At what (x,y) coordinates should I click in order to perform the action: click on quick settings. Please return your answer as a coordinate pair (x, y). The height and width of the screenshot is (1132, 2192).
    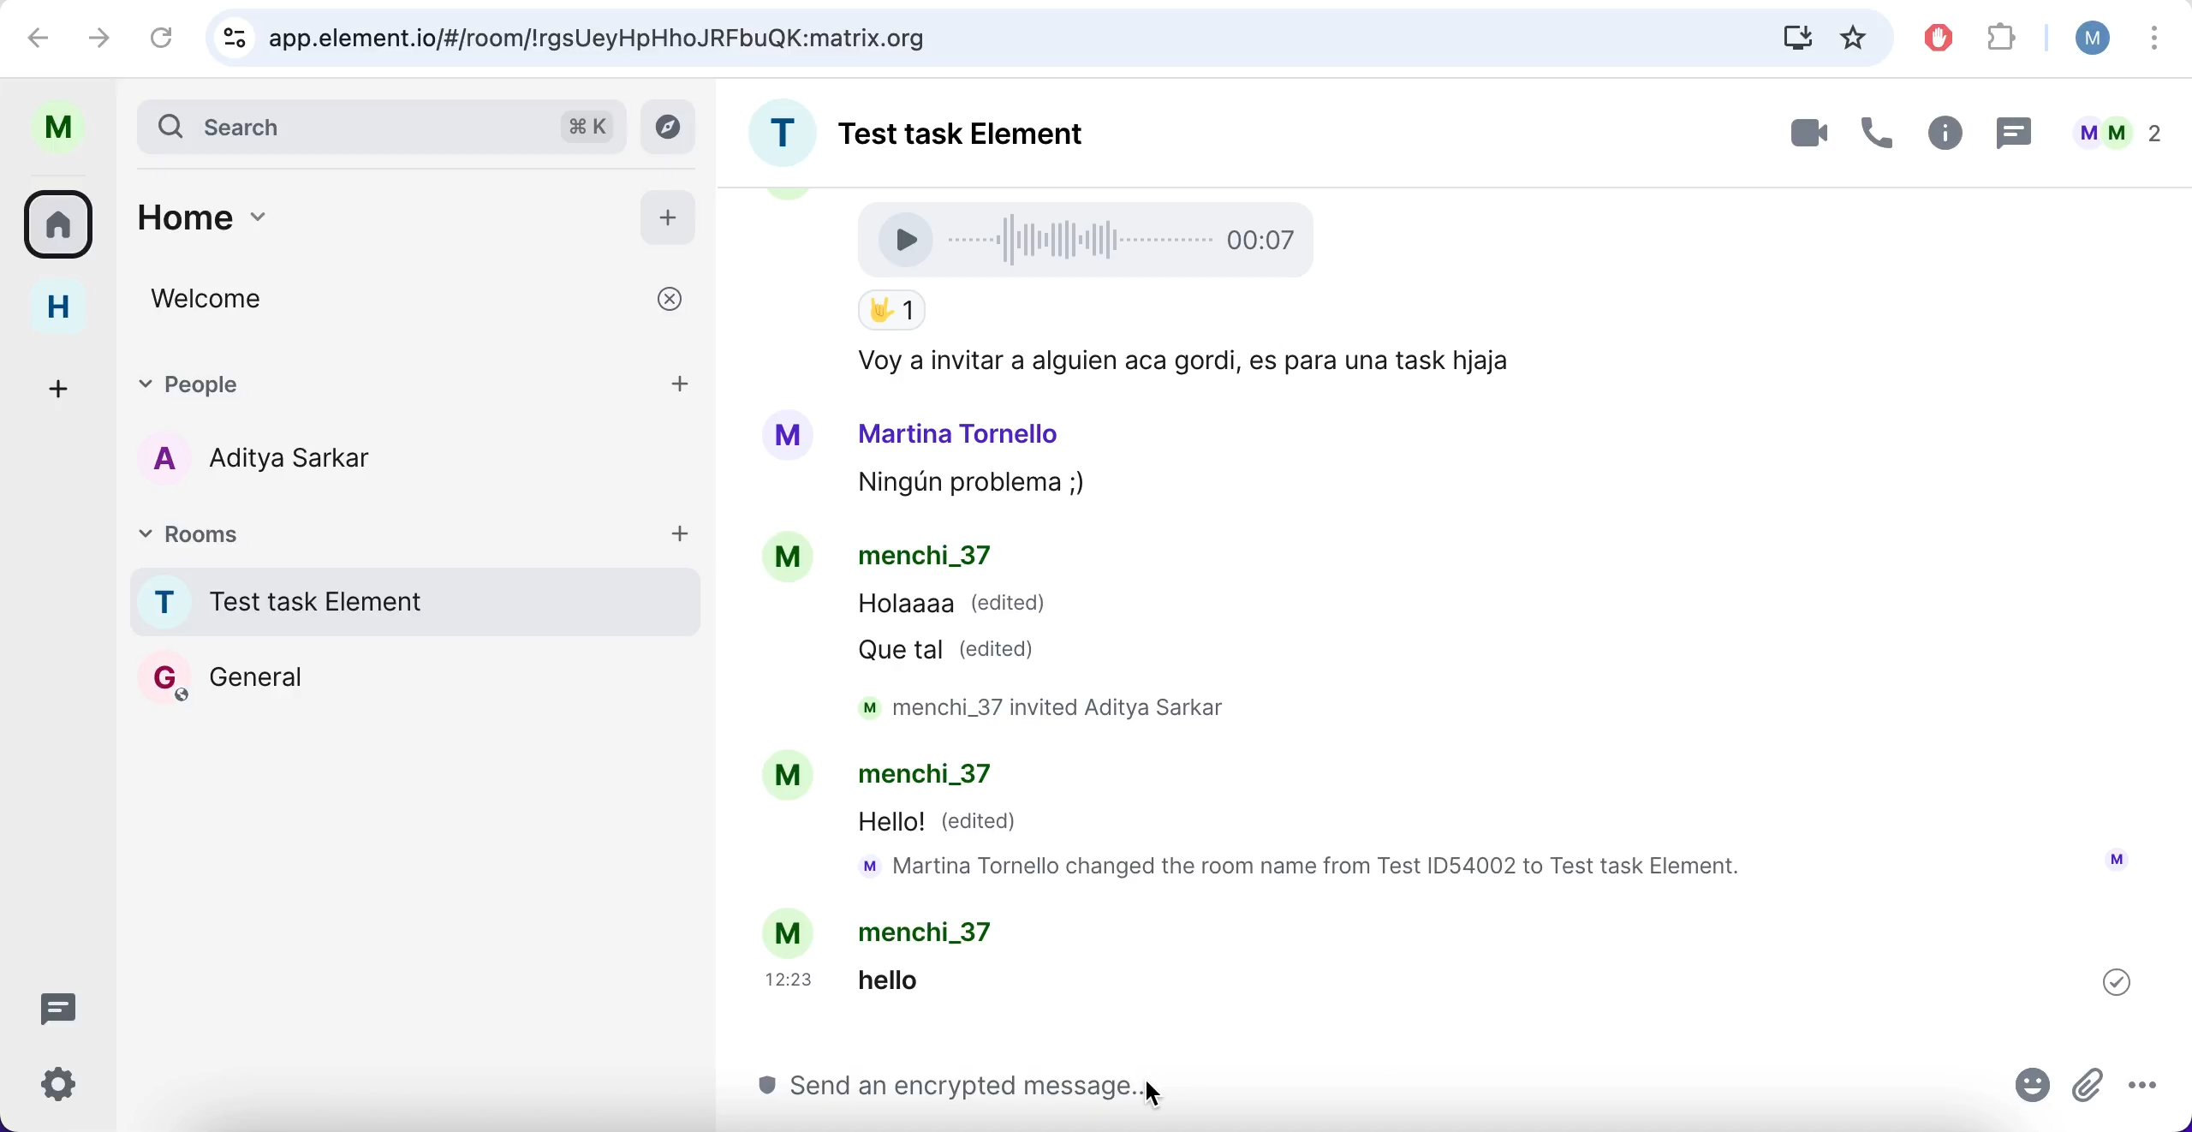
    Looking at the image, I should click on (71, 1090).